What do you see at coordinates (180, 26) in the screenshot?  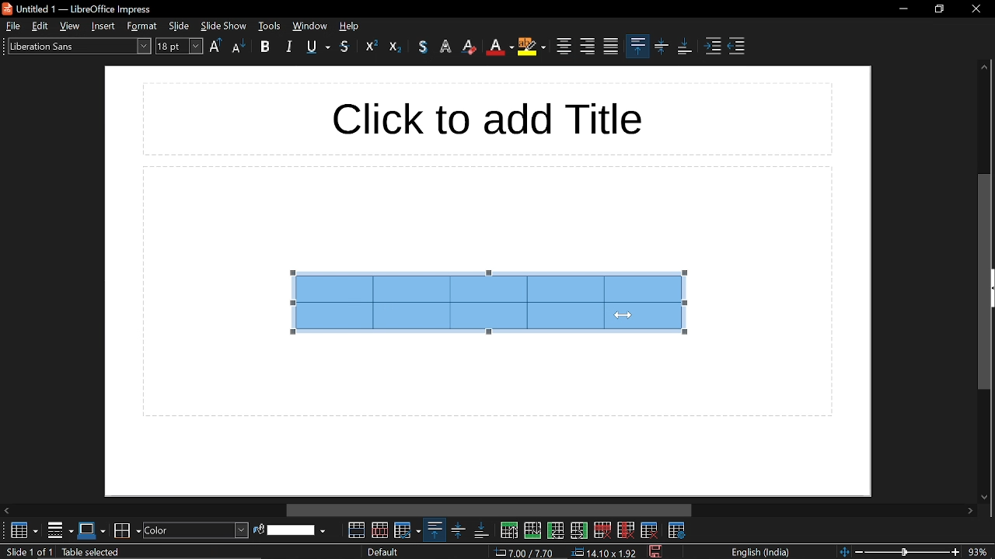 I see `slide` at bounding box center [180, 26].